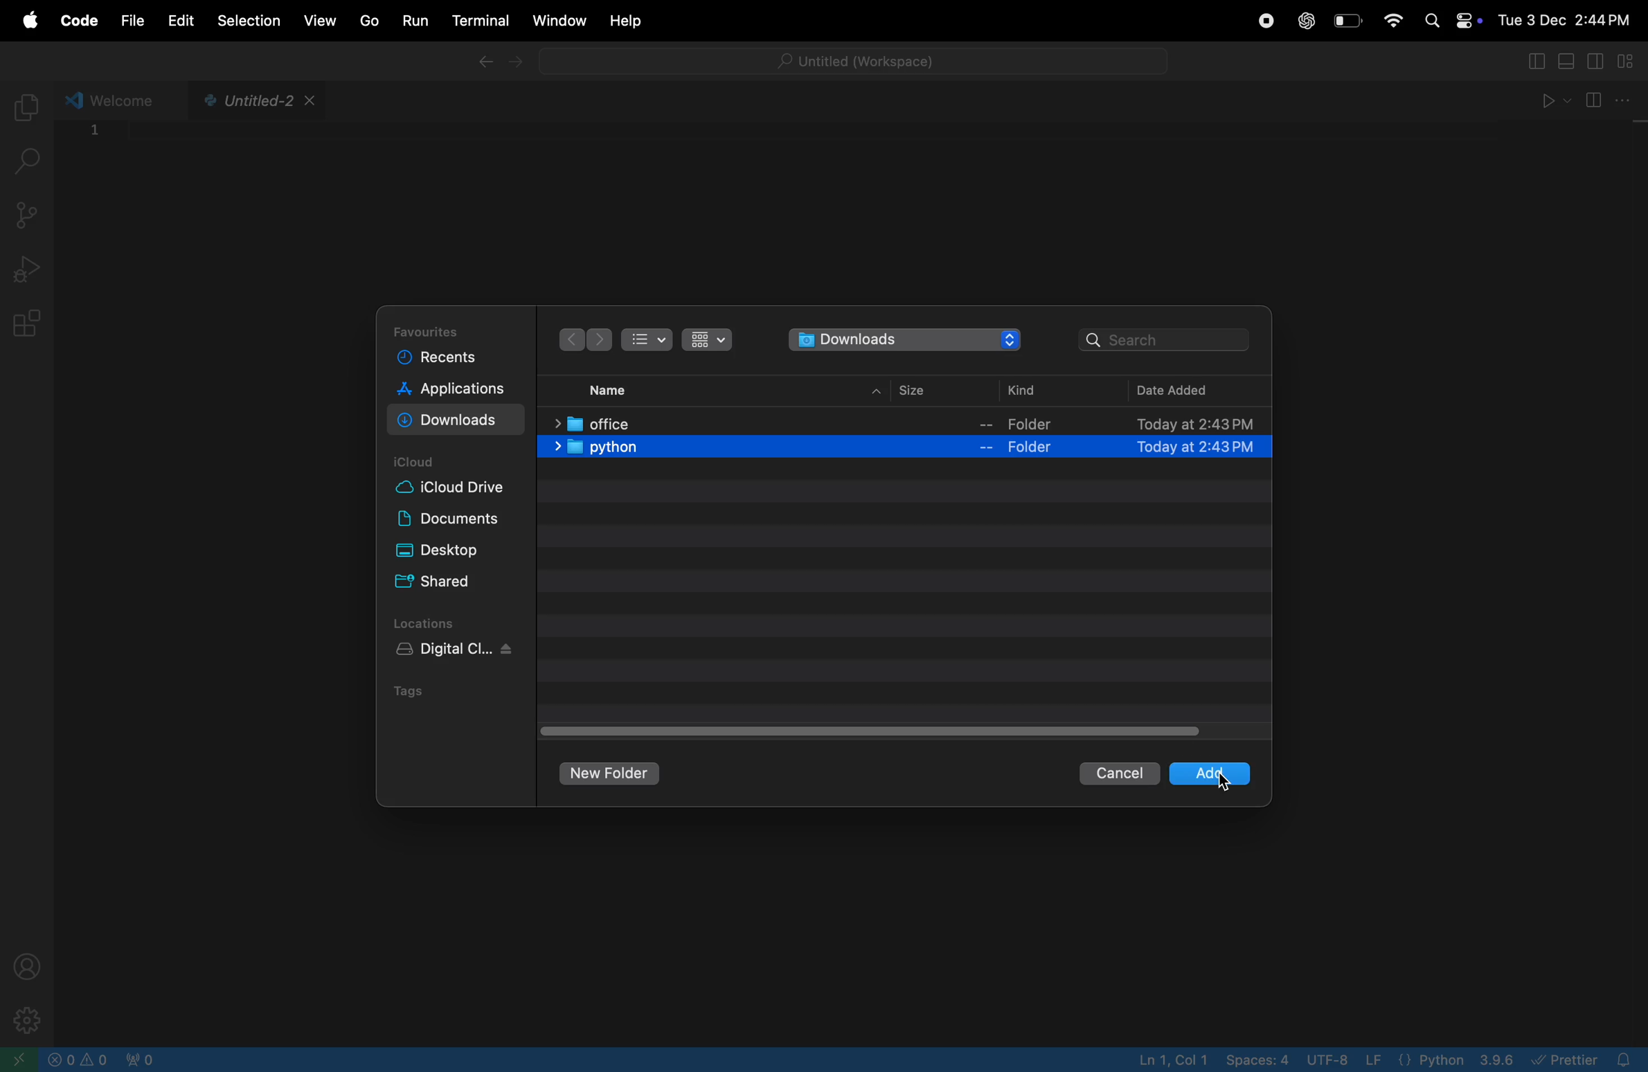 This screenshot has width=1648, height=1072. I want to click on python, so click(593, 449).